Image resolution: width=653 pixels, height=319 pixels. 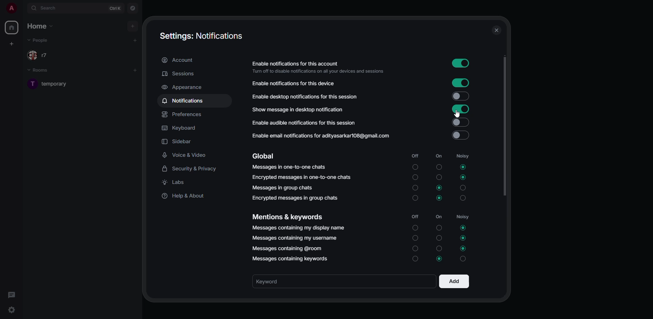 I want to click on quick settings, so click(x=12, y=309).